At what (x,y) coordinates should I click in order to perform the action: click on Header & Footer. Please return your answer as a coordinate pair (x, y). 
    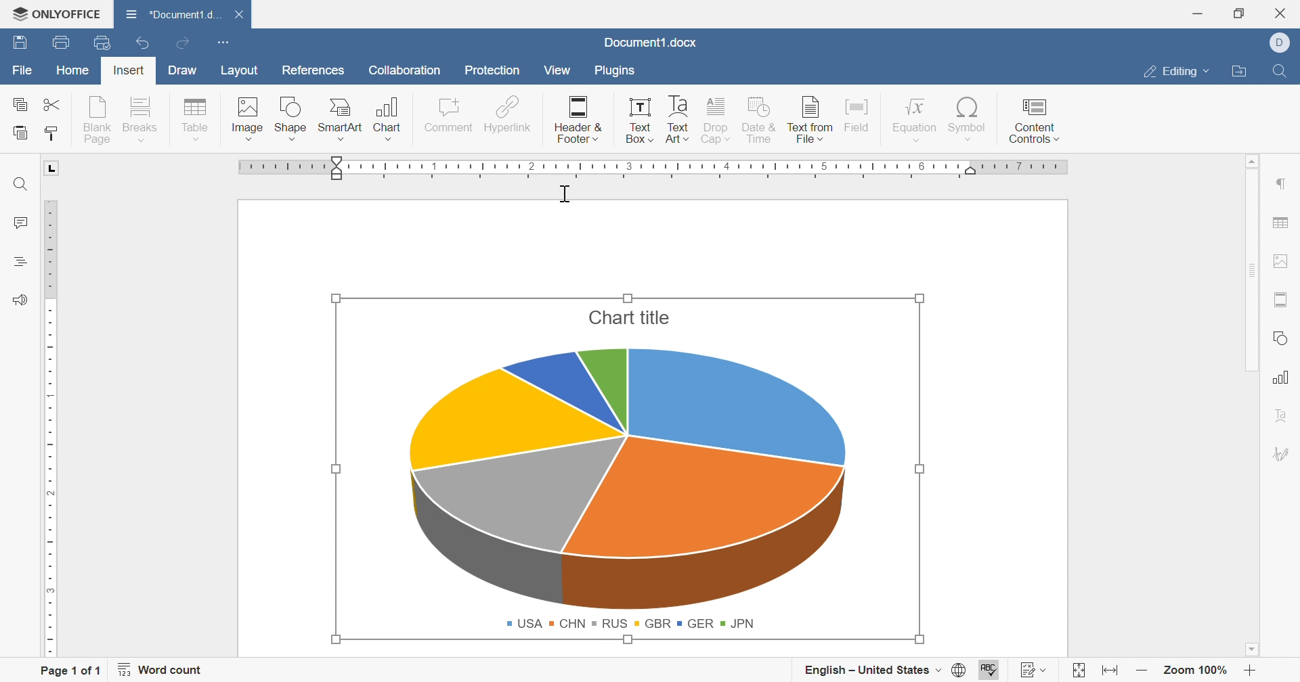
    Looking at the image, I should click on (580, 118).